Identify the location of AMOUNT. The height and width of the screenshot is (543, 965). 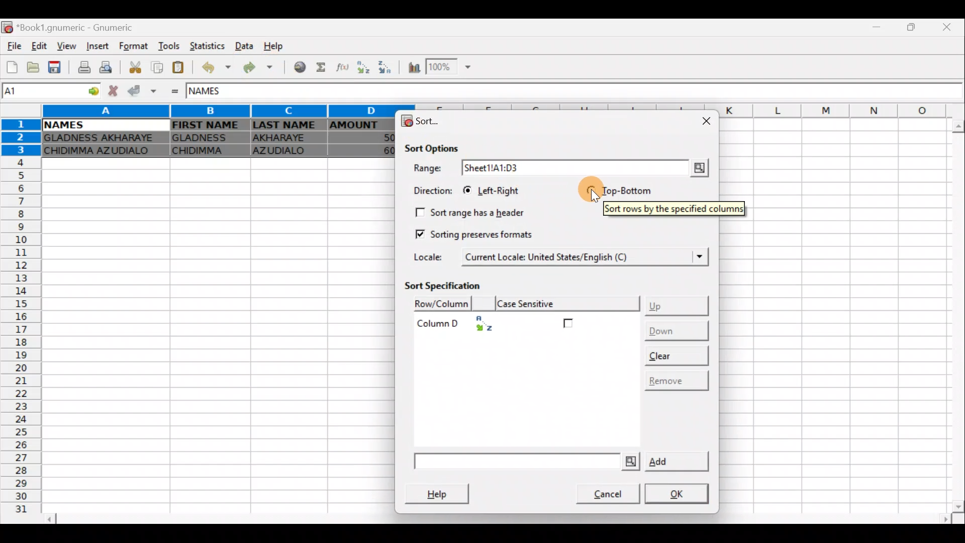
(361, 126).